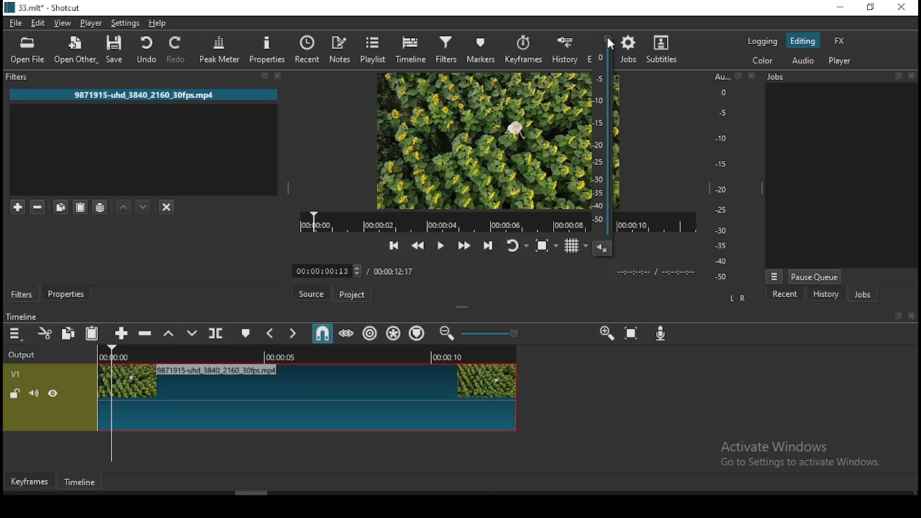  What do you see at coordinates (775, 275) in the screenshot?
I see `view more` at bounding box center [775, 275].